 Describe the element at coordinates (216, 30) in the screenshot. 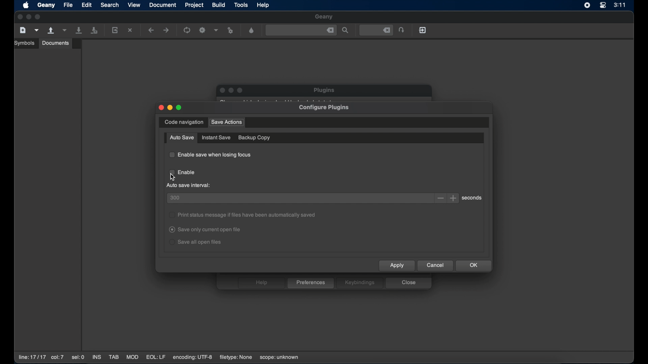

I see `choose more build options` at that location.